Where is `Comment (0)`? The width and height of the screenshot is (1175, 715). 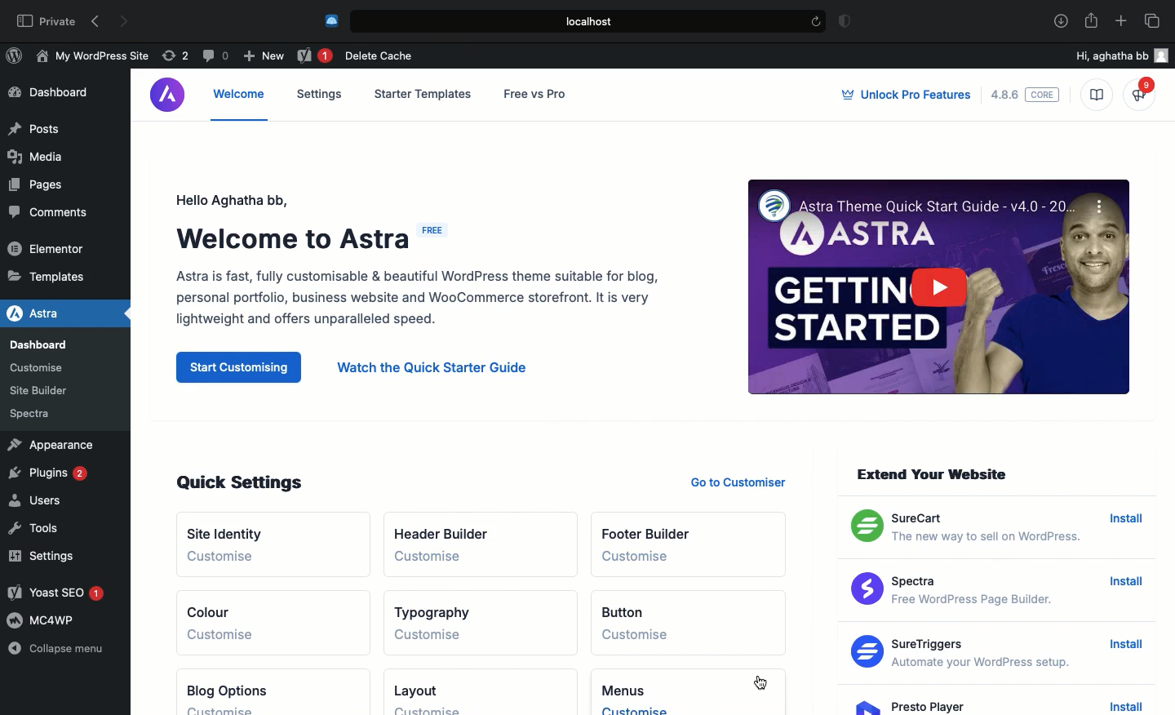 Comment (0) is located at coordinates (216, 55).